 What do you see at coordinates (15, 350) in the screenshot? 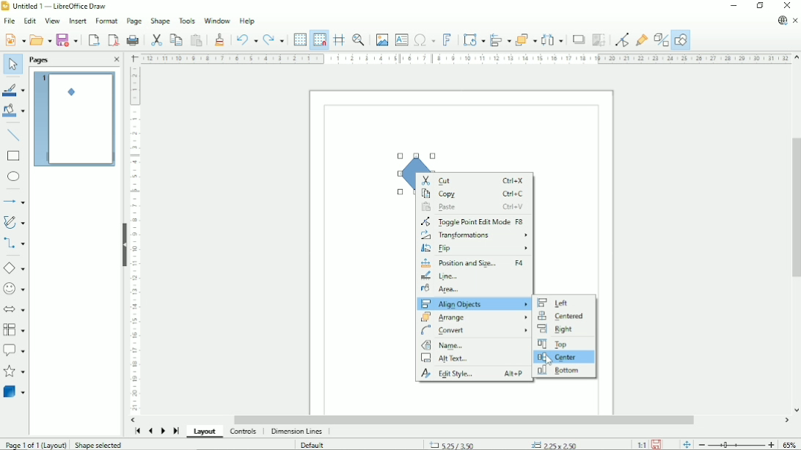
I see `Callout shapes` at bounding box center [15, 350].